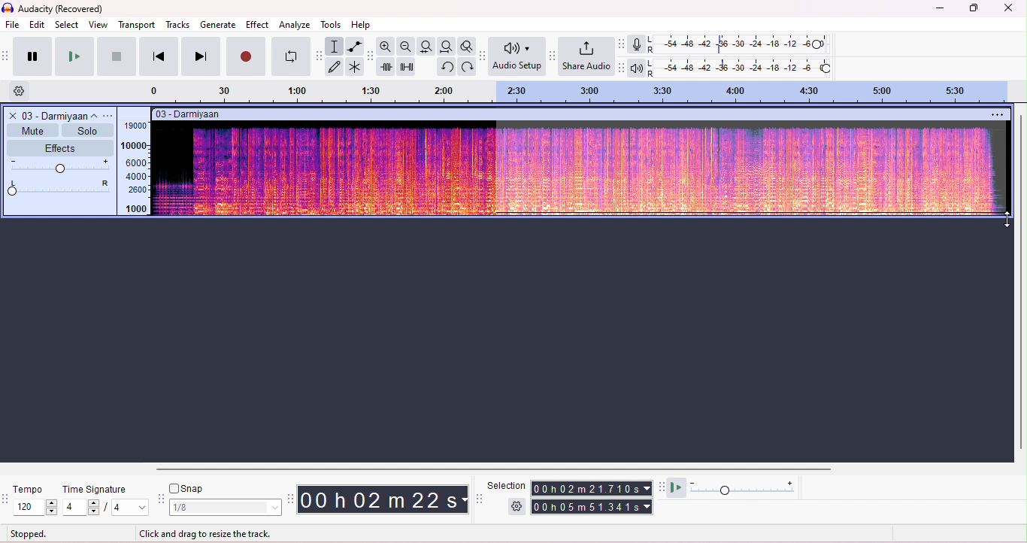 Image resolution: width=1027 pixels, height=543 pixels. What do you see at coordinates (507, 486) in the screenshot?
I see `selection` at bounding box center [507, 486].